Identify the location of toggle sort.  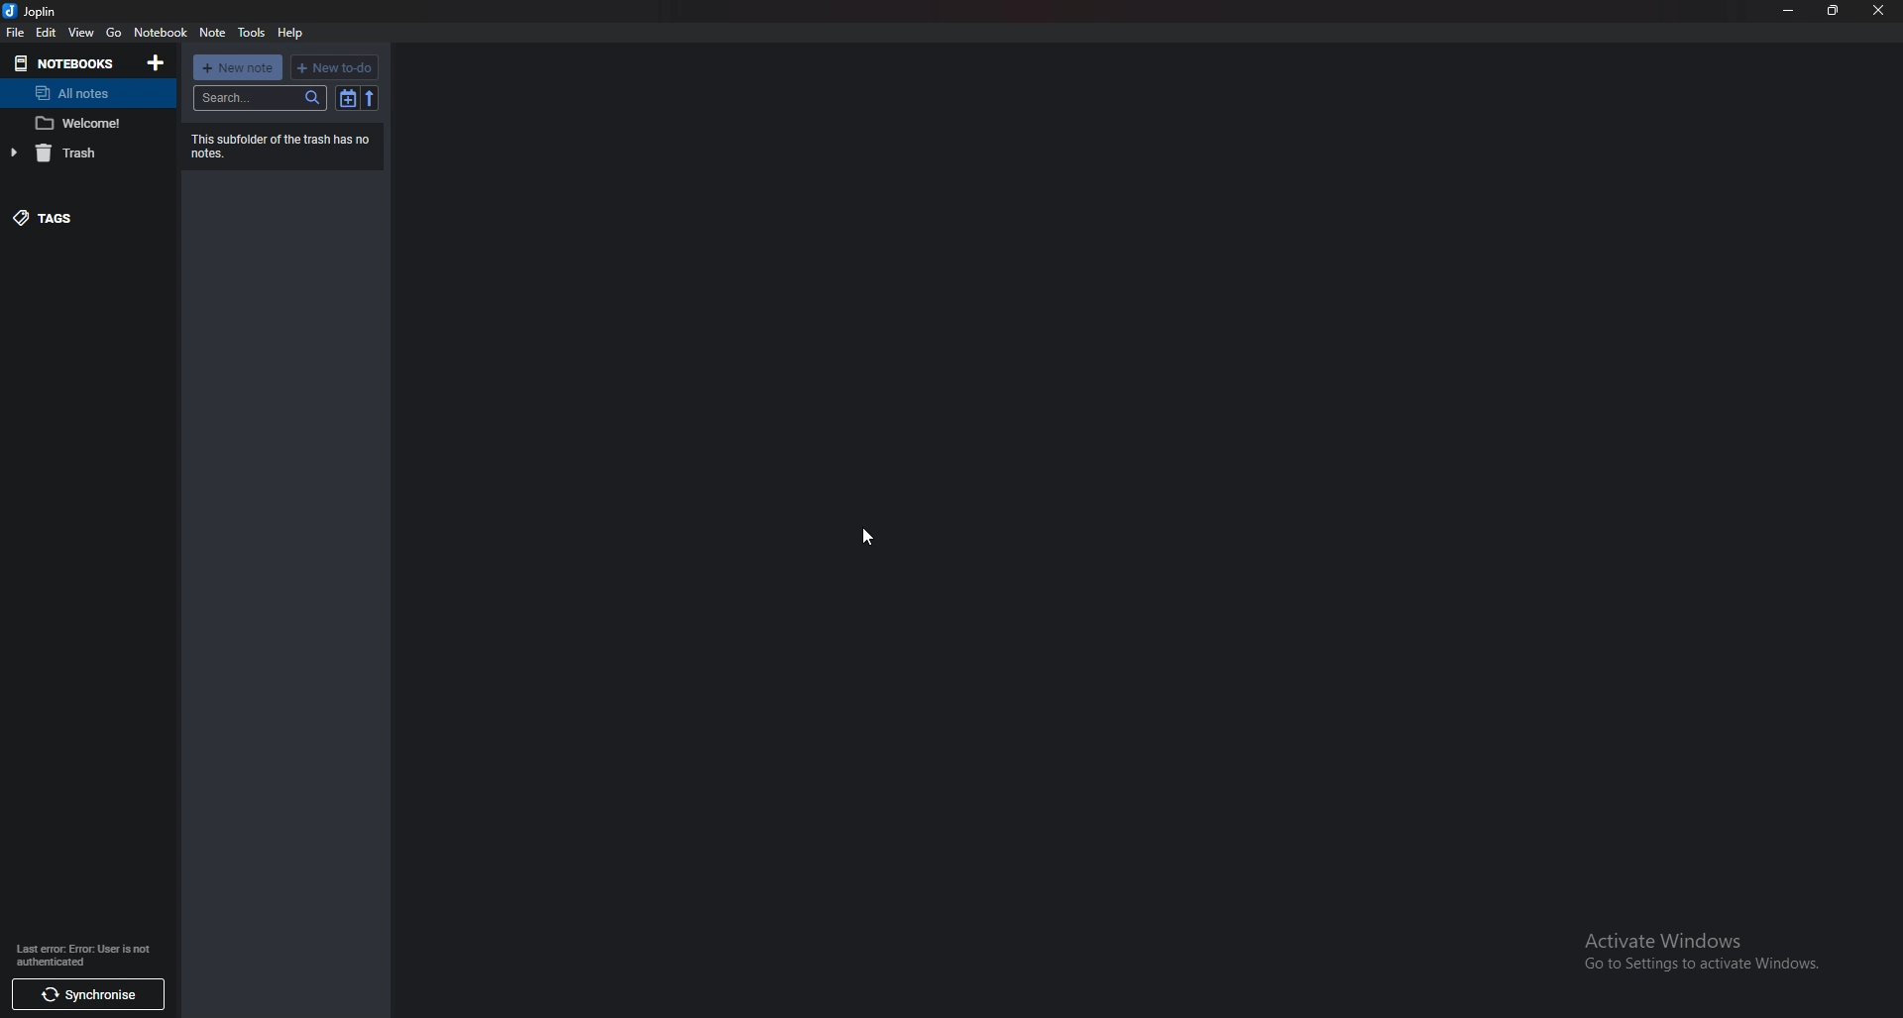
(348, 98).